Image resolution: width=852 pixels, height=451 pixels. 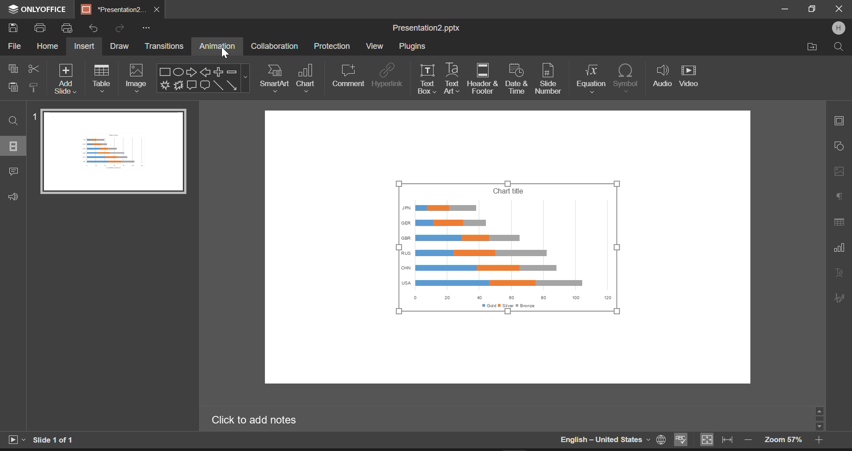 What do you see at coordinates (218, 72) in the screenshot?
I see `Plus` at bounding box center [218, 72].